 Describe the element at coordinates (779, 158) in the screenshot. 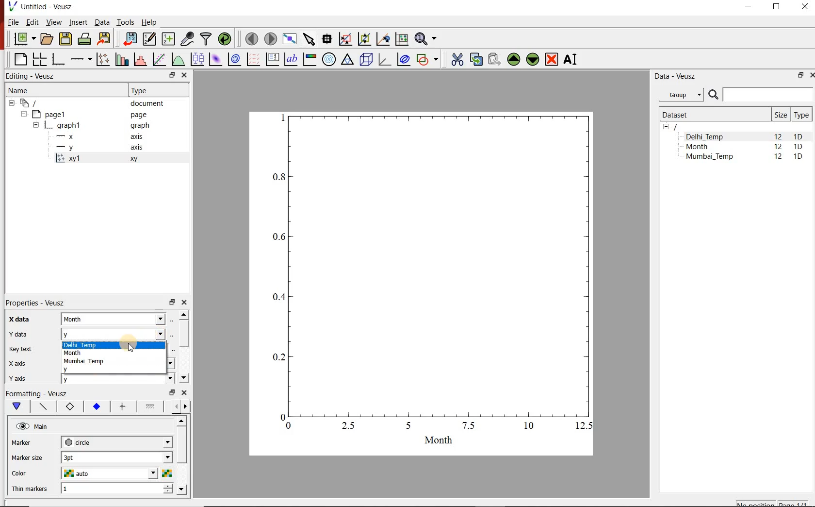

I see `12` at that location.